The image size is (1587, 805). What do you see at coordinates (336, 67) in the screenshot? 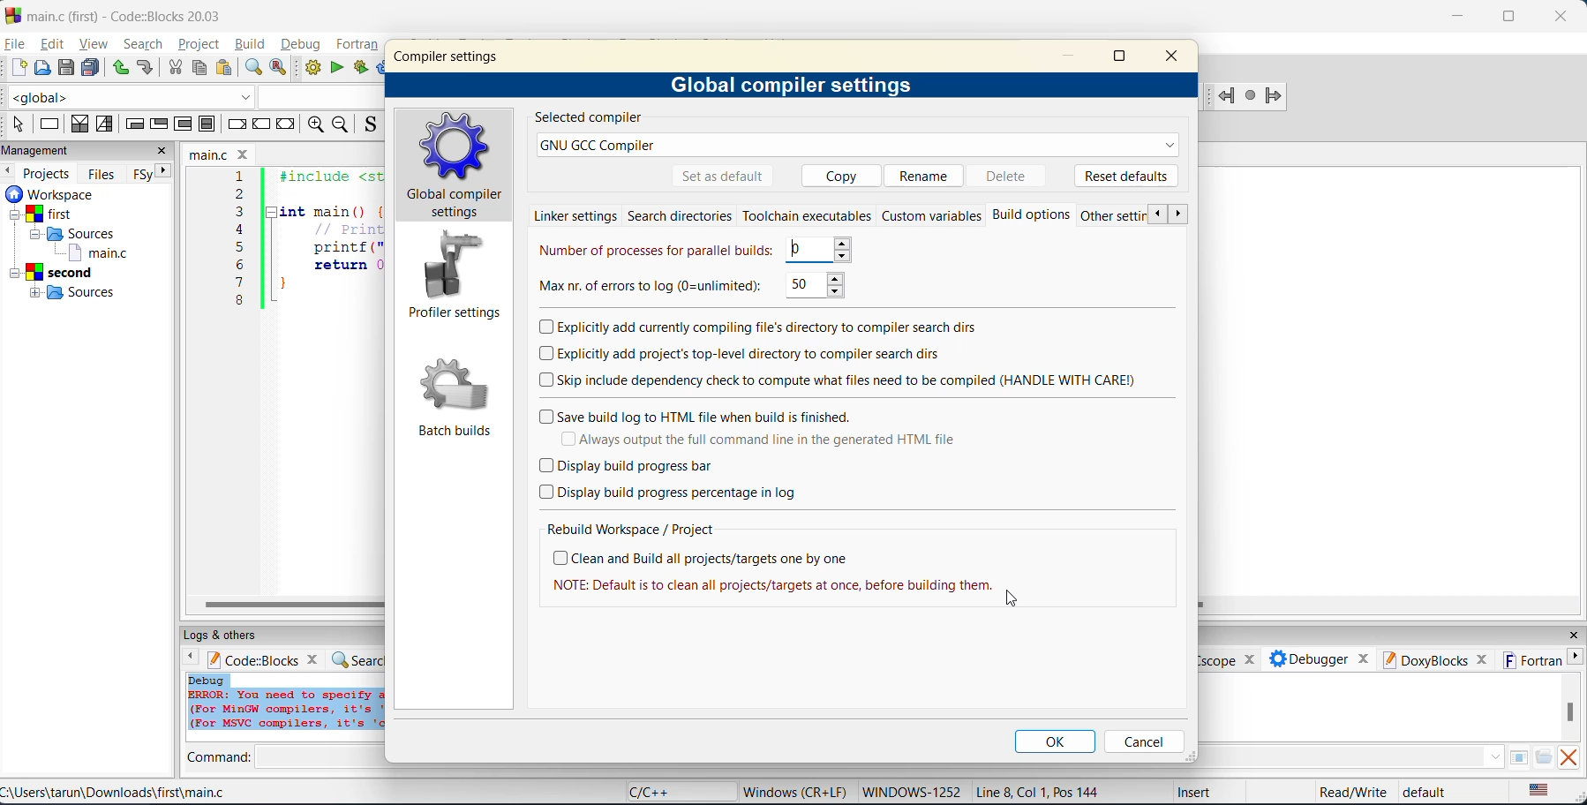
I see `run` at bounding box center [336, 67].